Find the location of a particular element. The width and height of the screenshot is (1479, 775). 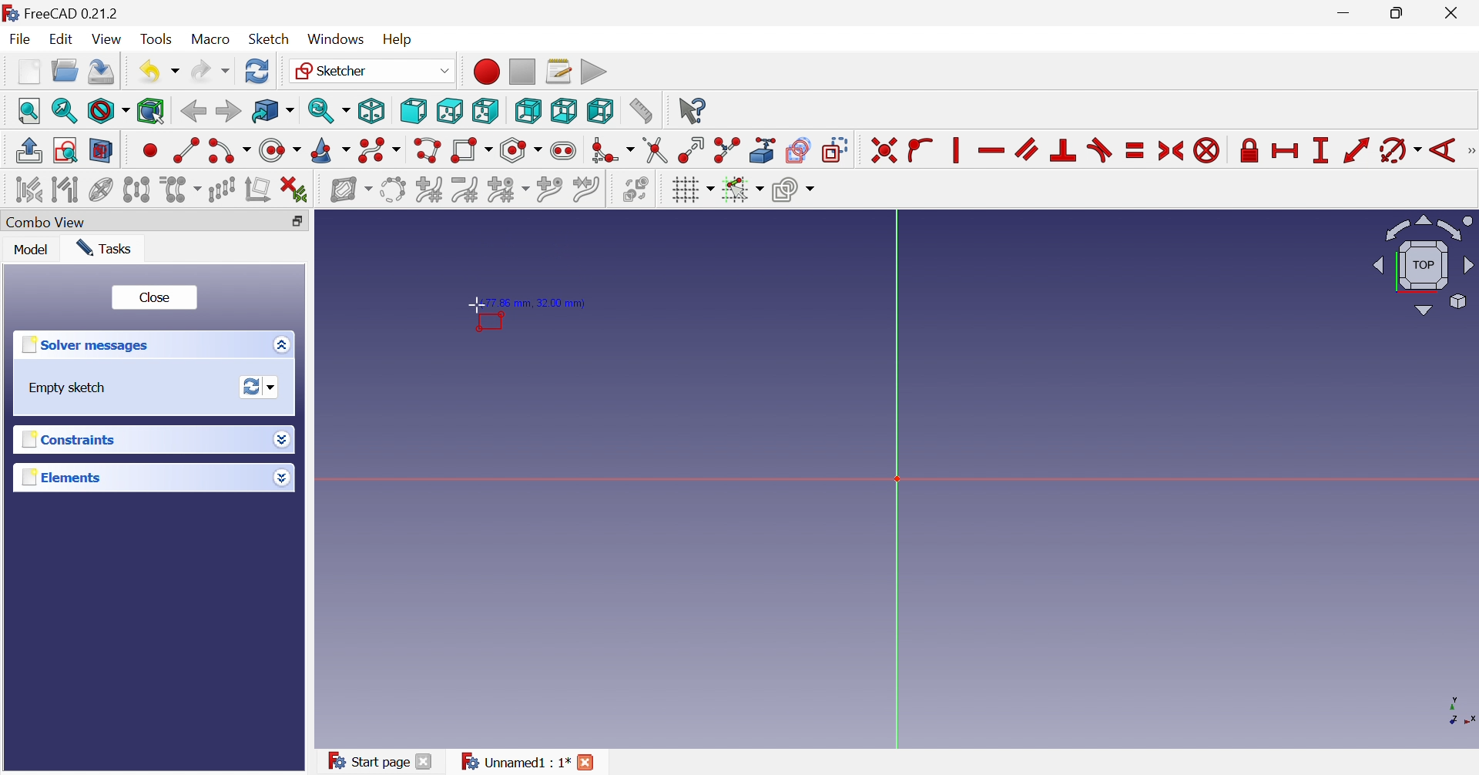

Create circle is located at coordinates (279, 151).